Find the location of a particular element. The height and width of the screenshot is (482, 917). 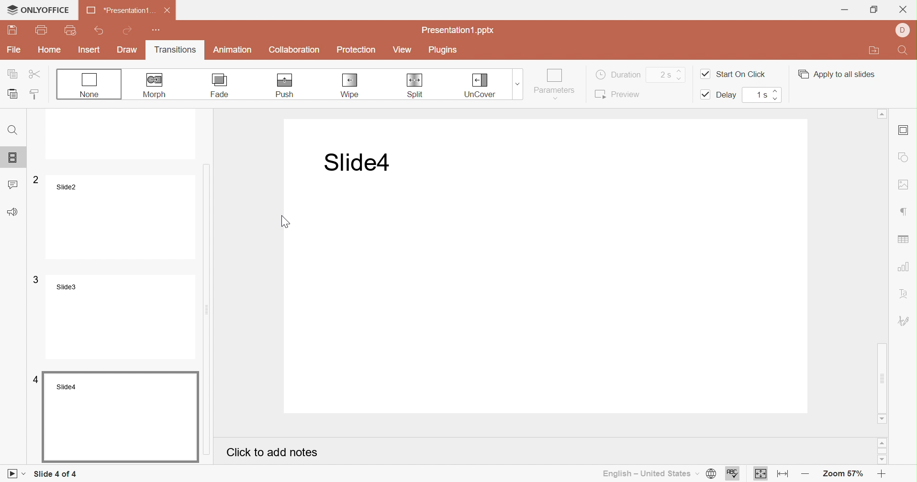

Copy is located at coordinates (13, 75).